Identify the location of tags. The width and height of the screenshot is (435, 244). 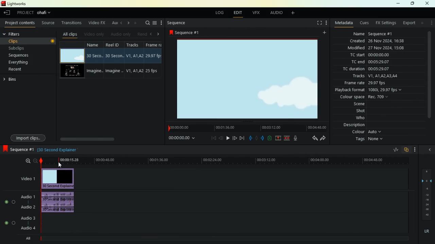
(367, 140).